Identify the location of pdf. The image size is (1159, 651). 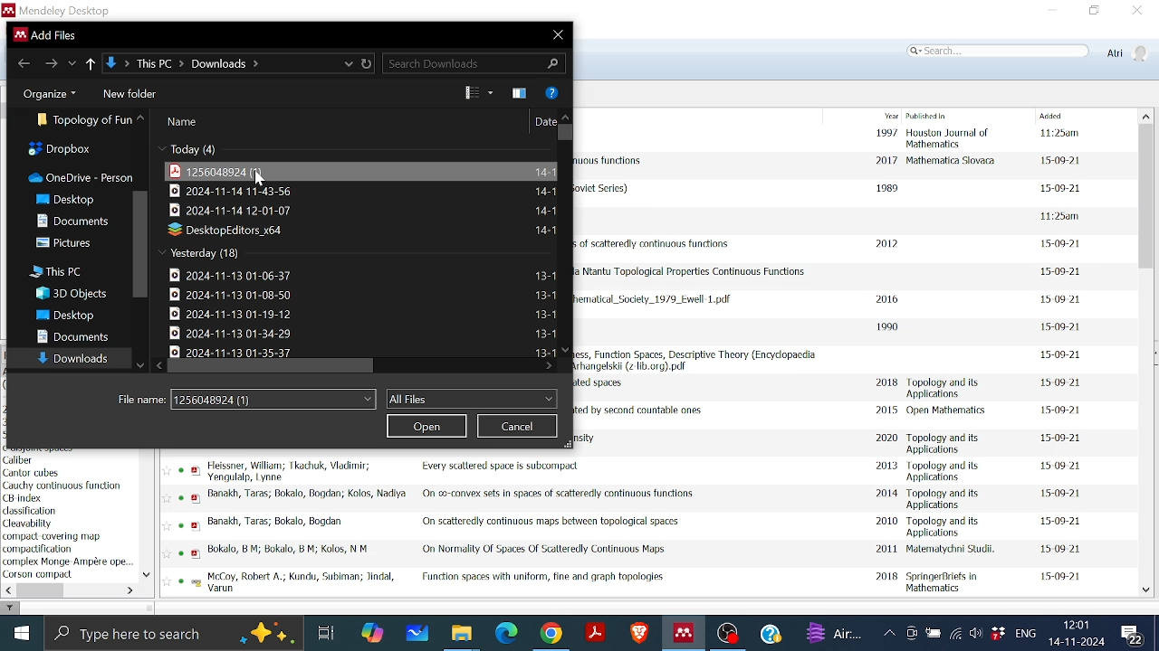
(196, 525).